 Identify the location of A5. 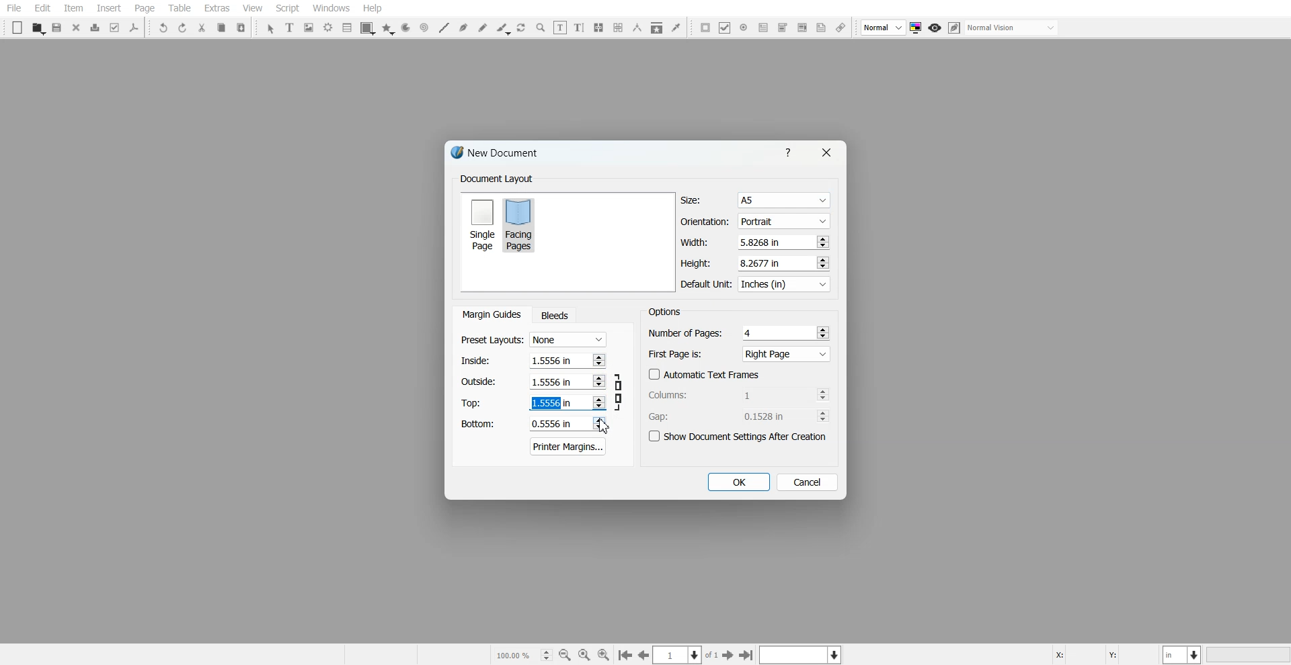
(783, 201).